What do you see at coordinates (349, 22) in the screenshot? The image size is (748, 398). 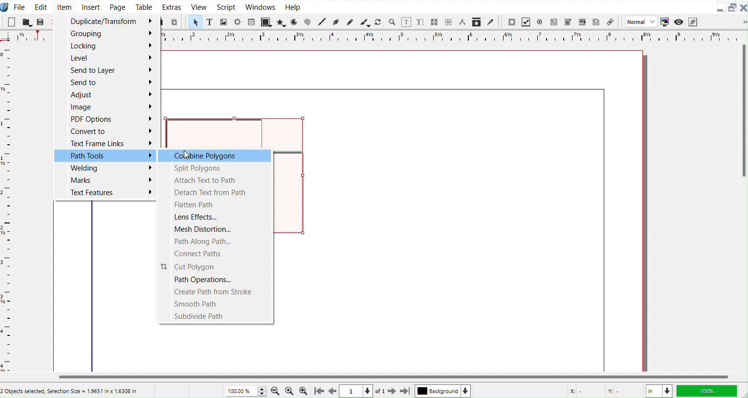 I see `Freehand line` at bounding box center [349, 22].